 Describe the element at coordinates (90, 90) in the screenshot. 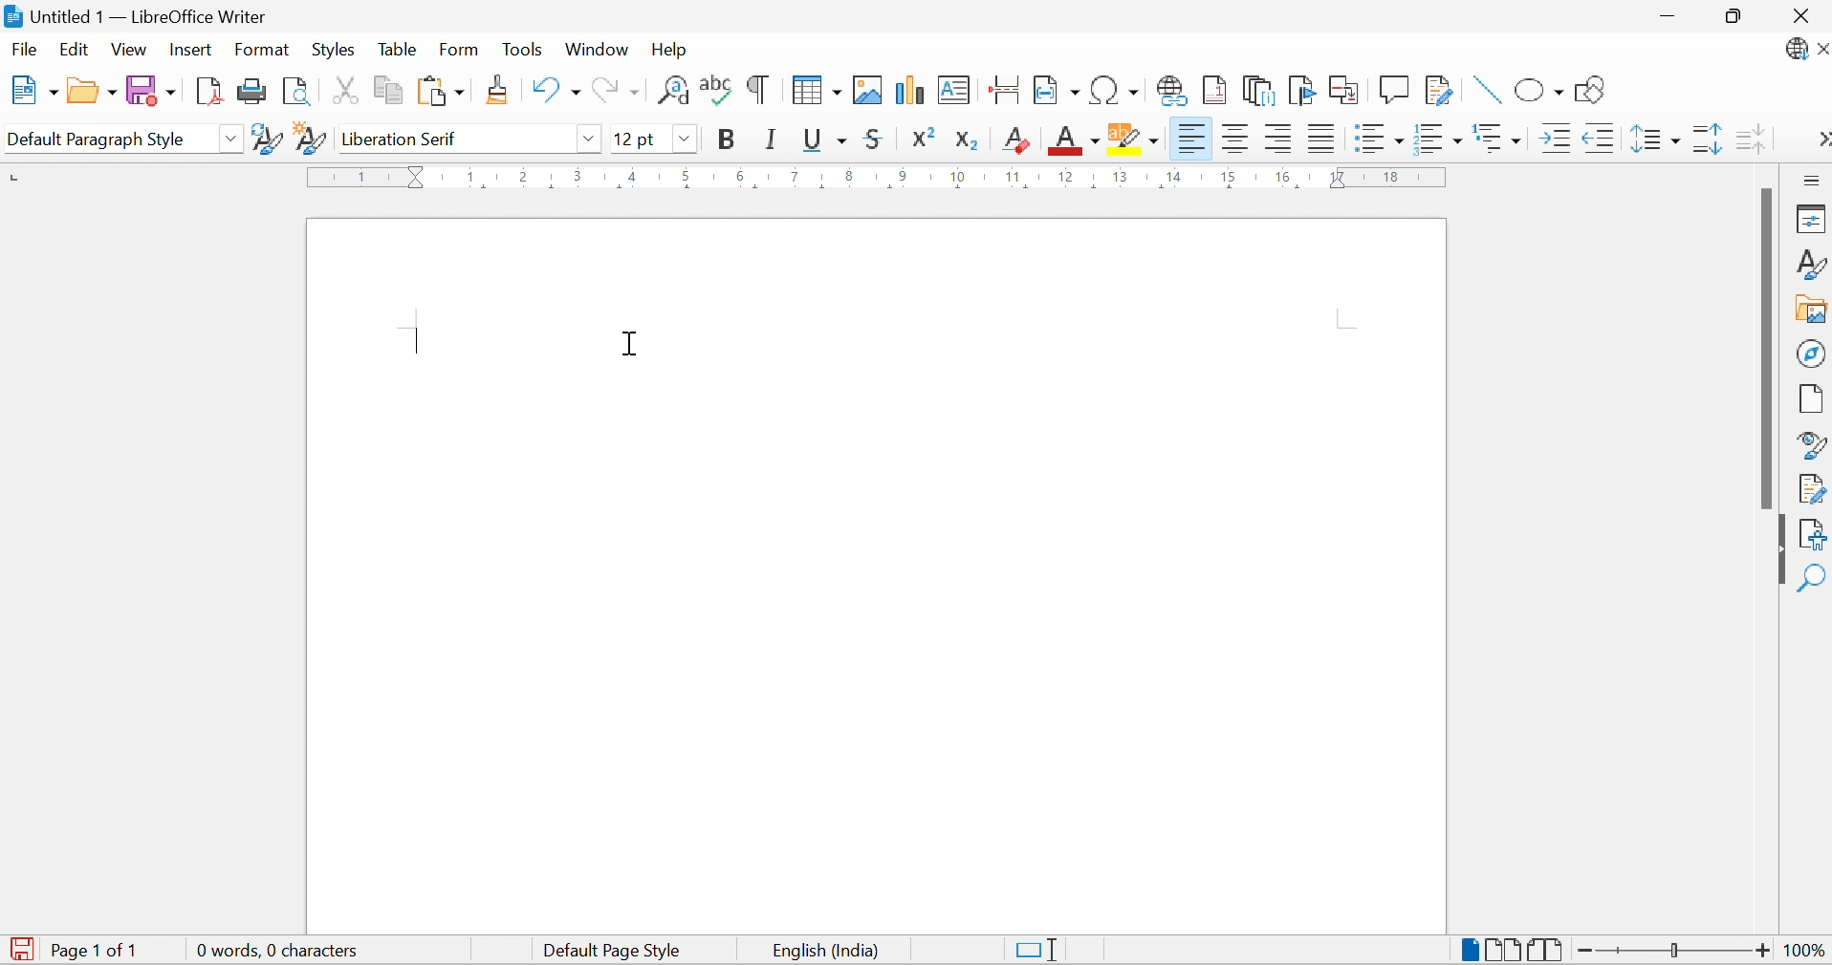

I see `Open` at that location.